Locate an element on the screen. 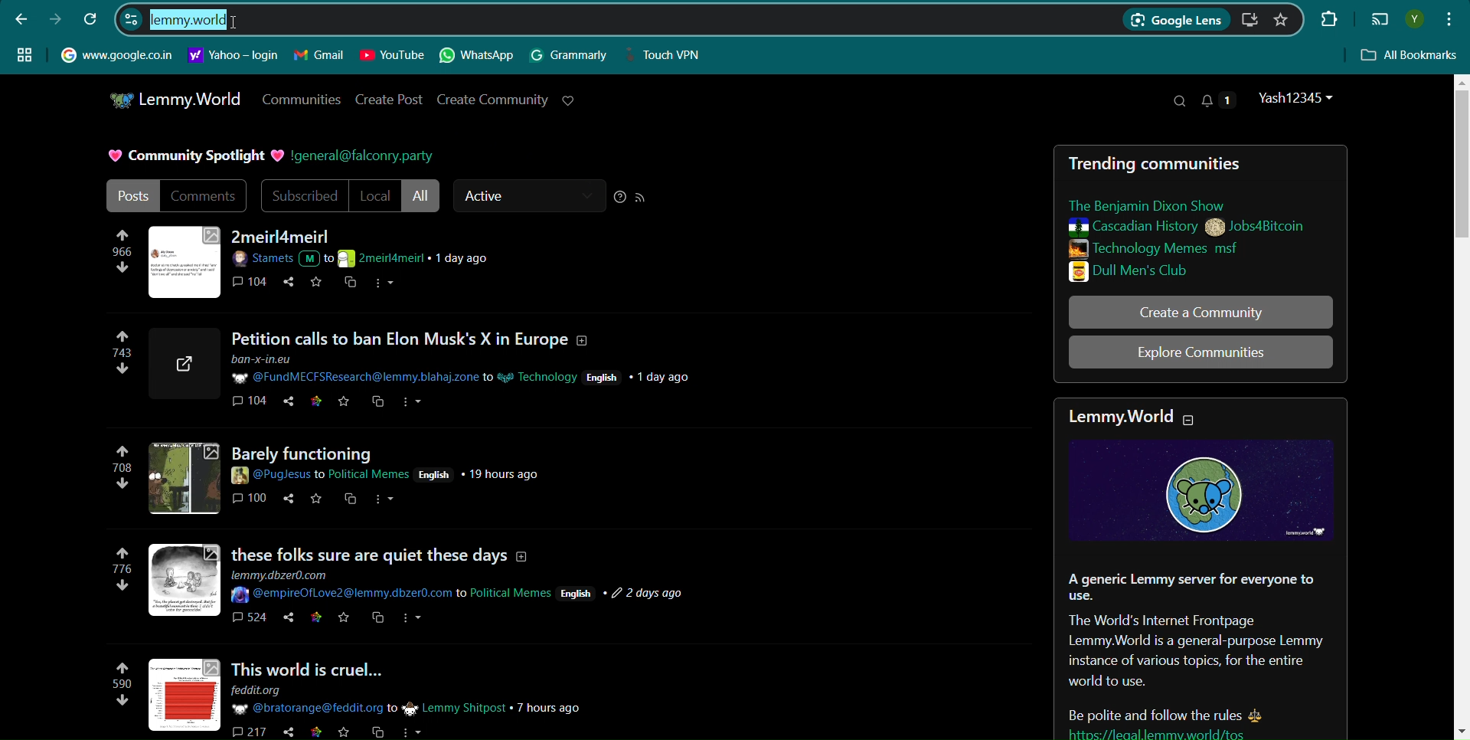  Dull Mens Club is located at coordinates (1178, 271).